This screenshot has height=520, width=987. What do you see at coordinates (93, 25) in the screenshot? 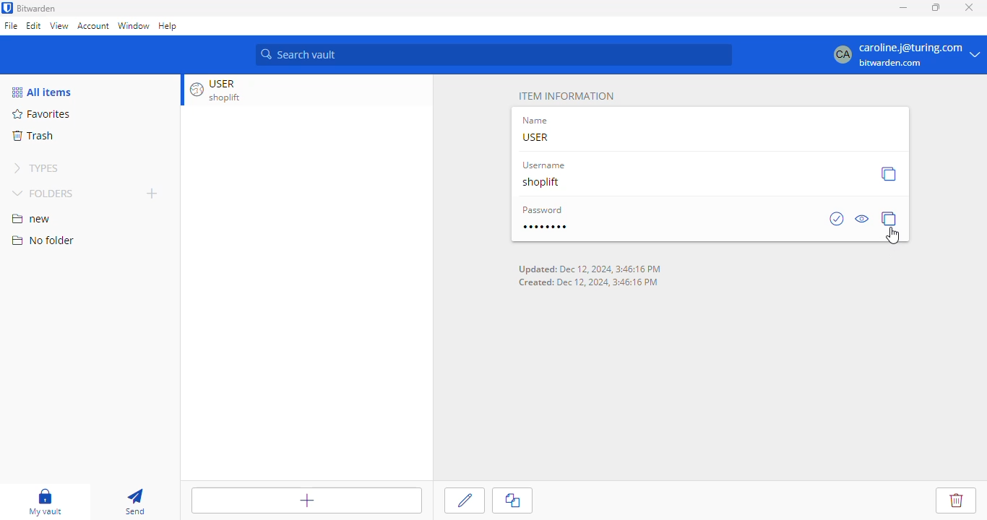
I see `account` at bounding box center [93, 25].